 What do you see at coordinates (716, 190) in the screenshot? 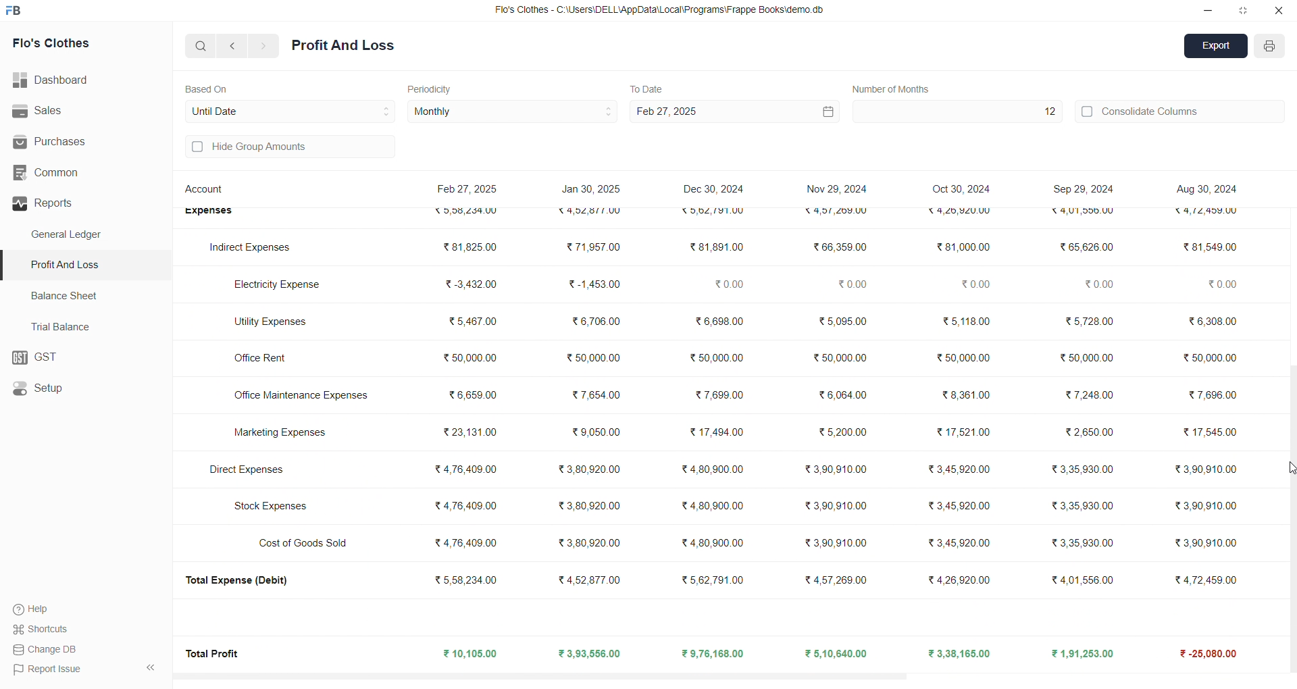
I see `Dec 30, 2024` at bounding box center [716, 190].